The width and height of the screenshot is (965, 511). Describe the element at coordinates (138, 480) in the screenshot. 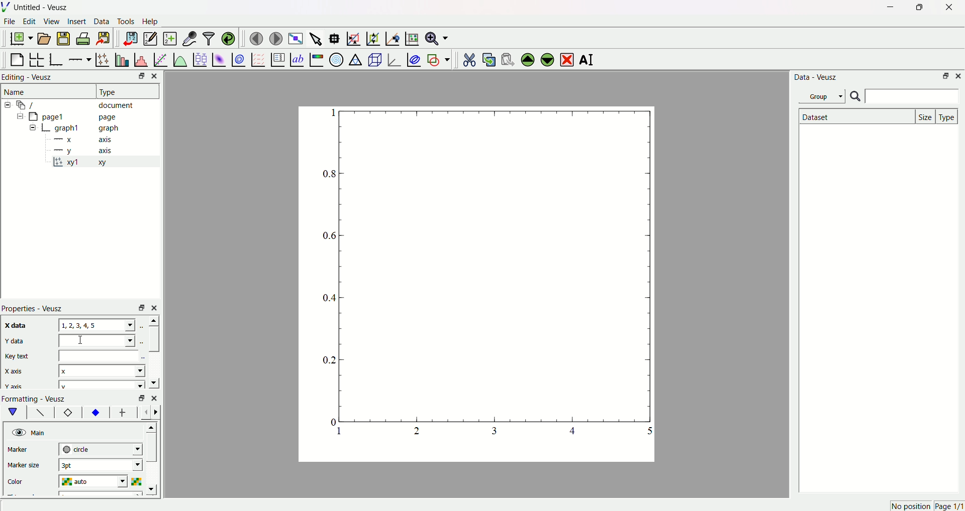

I see `select color` at that location.